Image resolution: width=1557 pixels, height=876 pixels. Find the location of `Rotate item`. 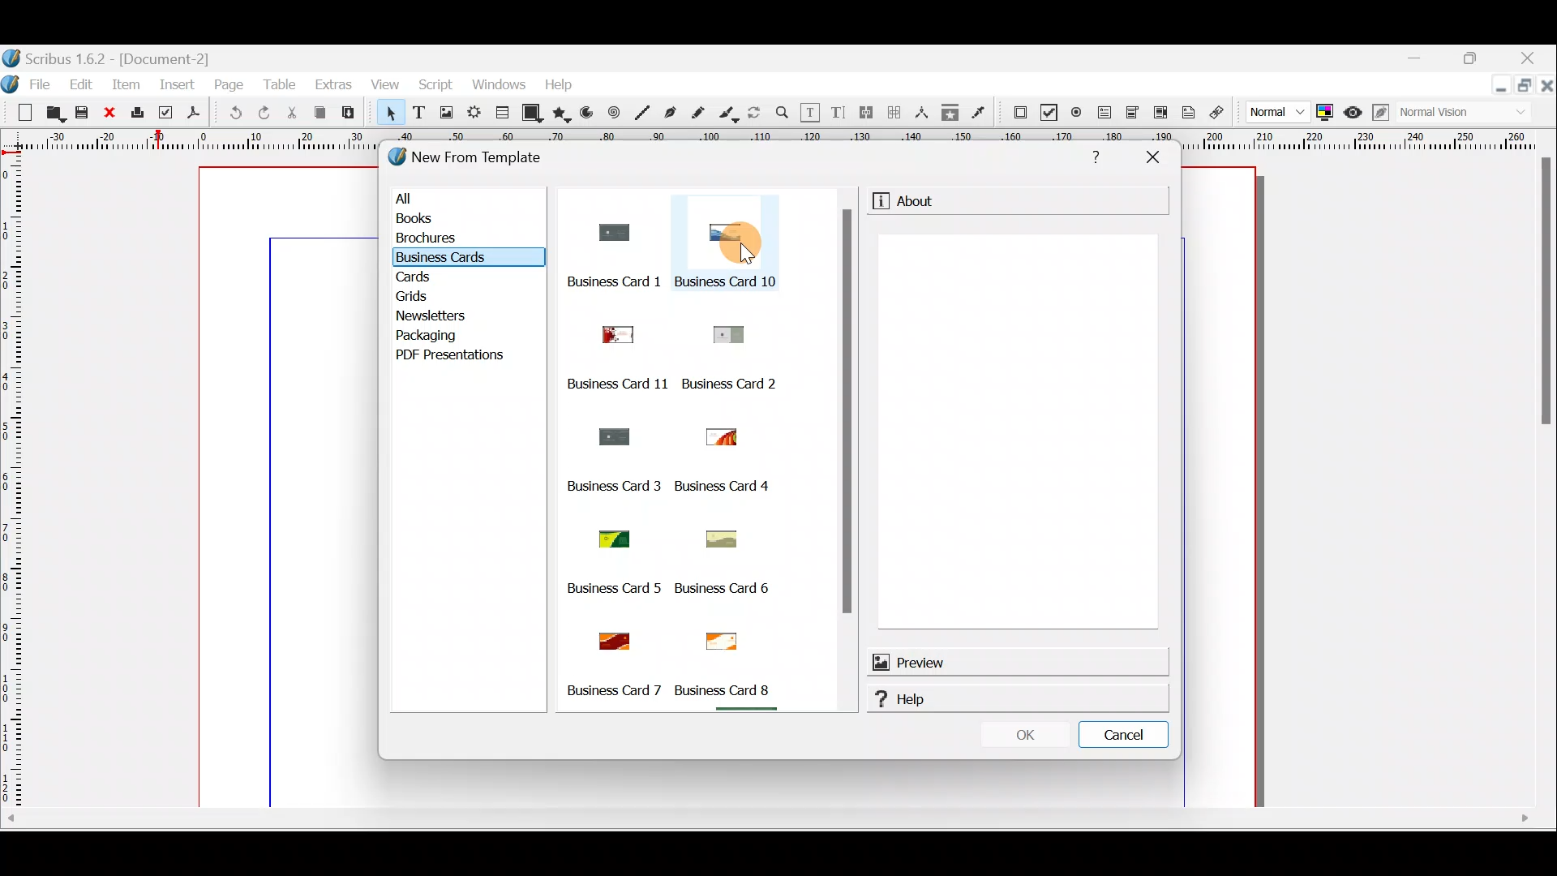

Rotate item is located at coordinates (755, 114).